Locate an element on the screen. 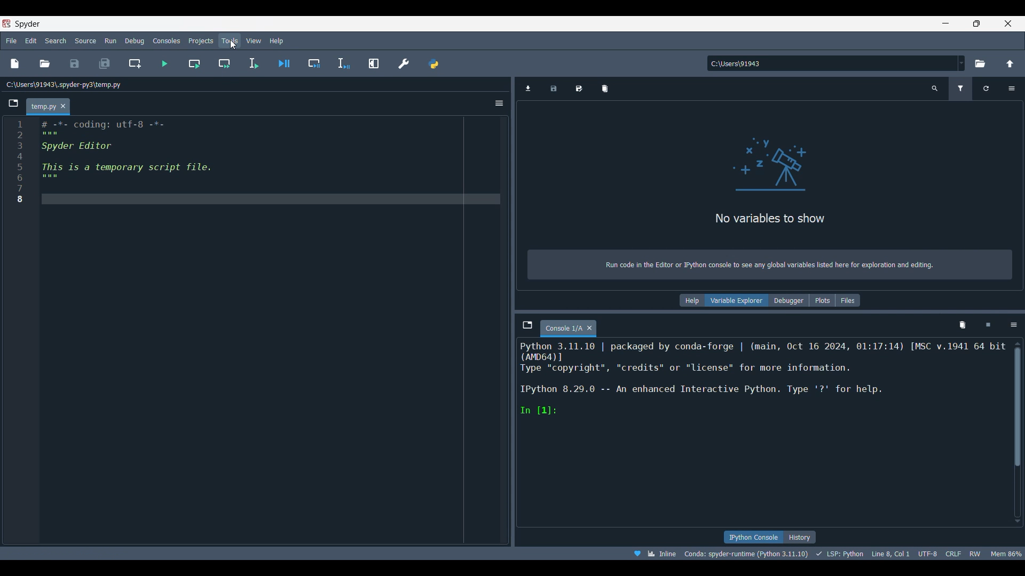  New is located at coordinates (14, 63).